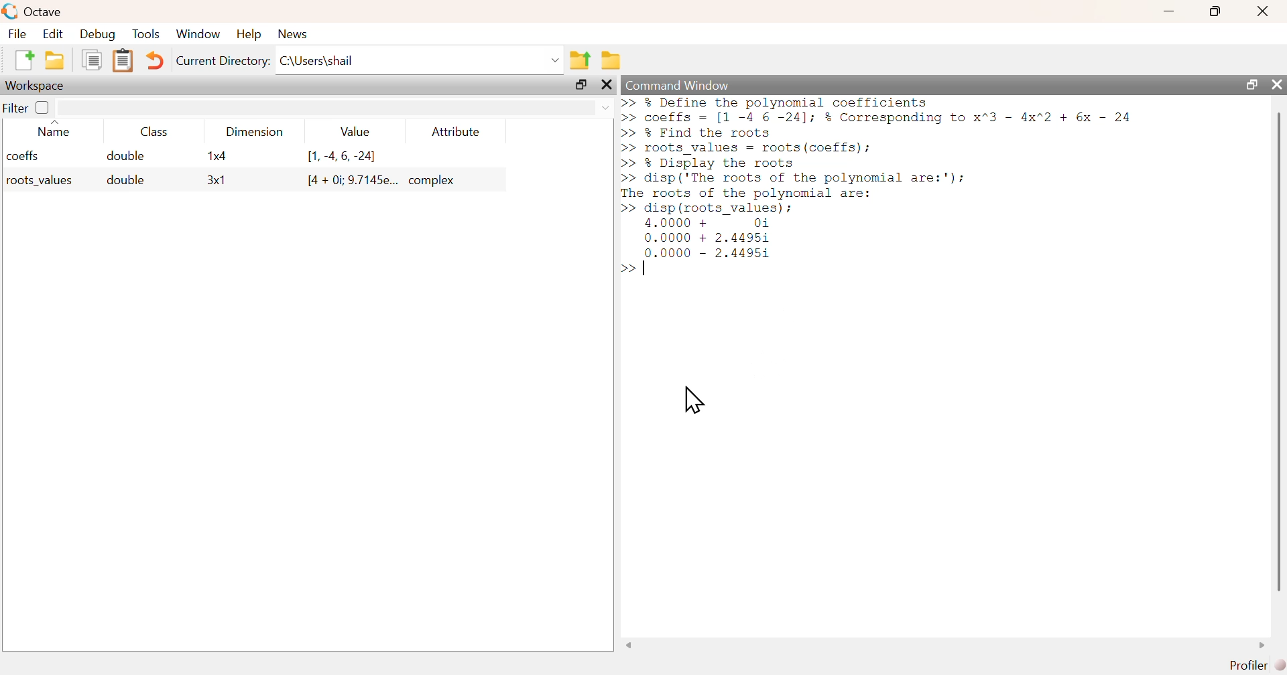 The height and width of the screenshot is (675, 1287). I want to click on Current Directory:, so click(222, 61).